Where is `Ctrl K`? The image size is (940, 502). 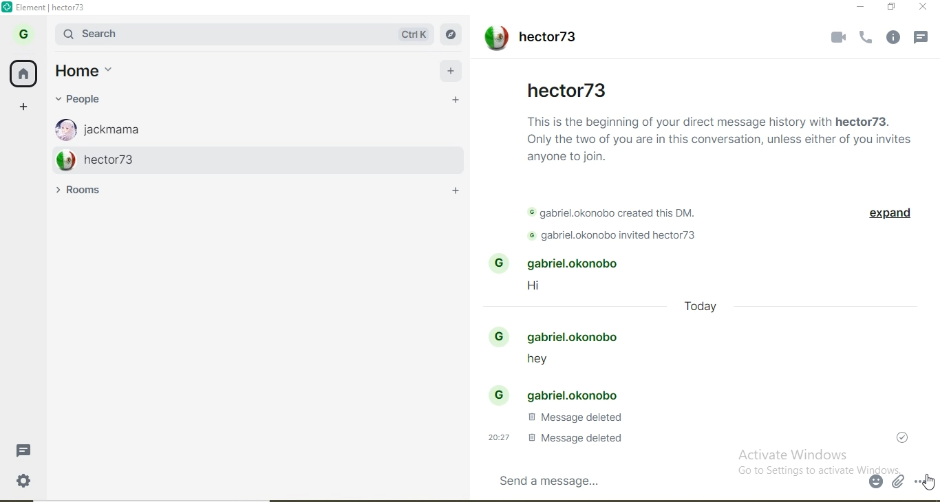 Ctrl K is located at coordinates (414, 34).